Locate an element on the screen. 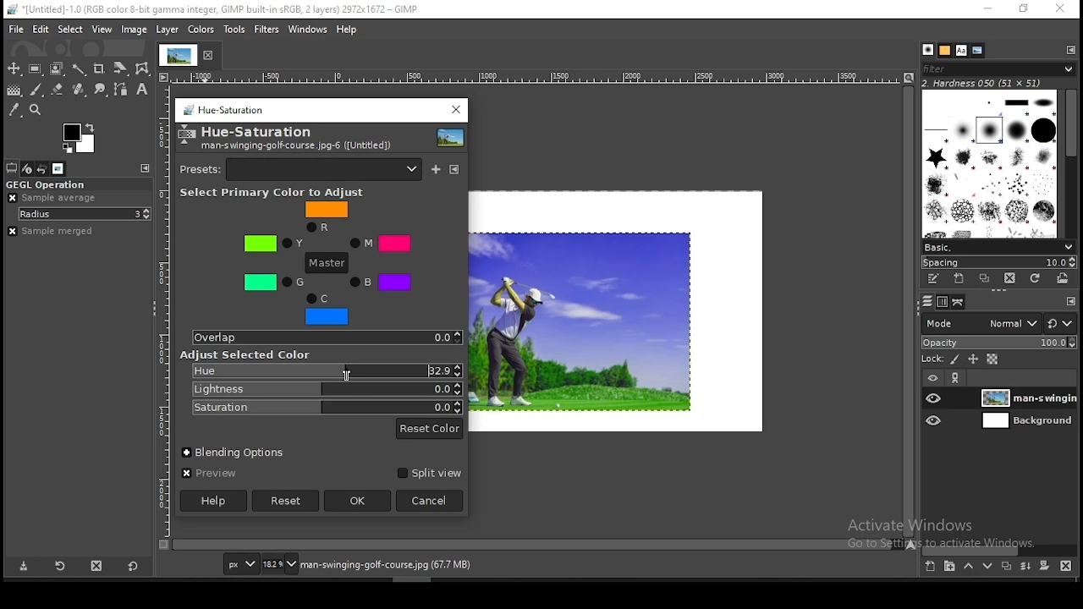 The image size is (1083, 609). edit is located at coordinates (41, 29).